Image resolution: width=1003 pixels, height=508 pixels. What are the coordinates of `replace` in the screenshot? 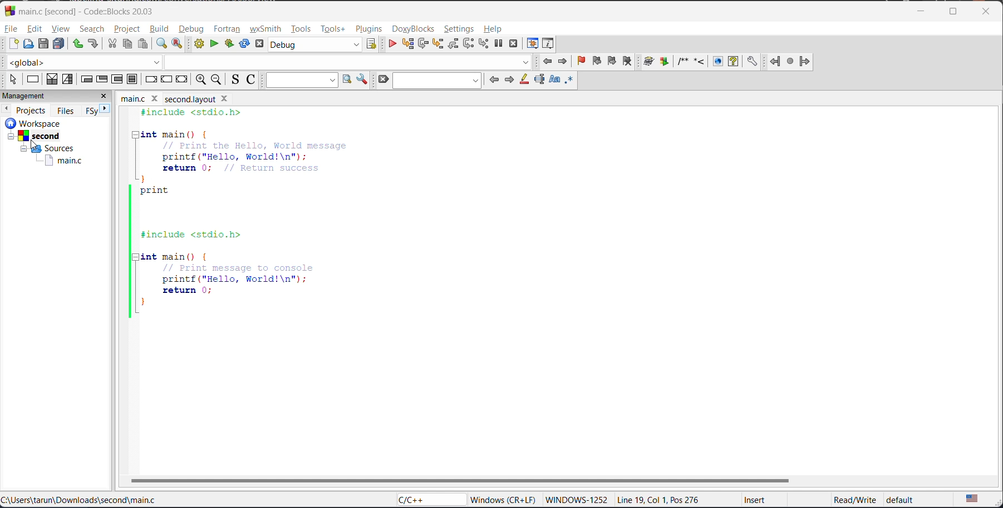 It's located at (178, 43).